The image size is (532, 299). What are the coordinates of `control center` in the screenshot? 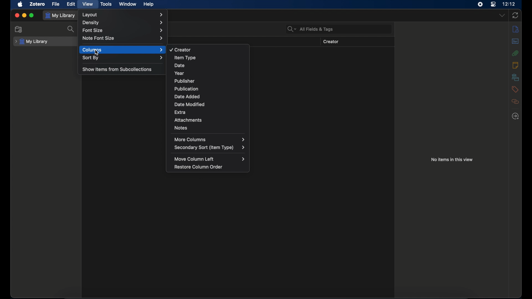 It's located at (493, 4).